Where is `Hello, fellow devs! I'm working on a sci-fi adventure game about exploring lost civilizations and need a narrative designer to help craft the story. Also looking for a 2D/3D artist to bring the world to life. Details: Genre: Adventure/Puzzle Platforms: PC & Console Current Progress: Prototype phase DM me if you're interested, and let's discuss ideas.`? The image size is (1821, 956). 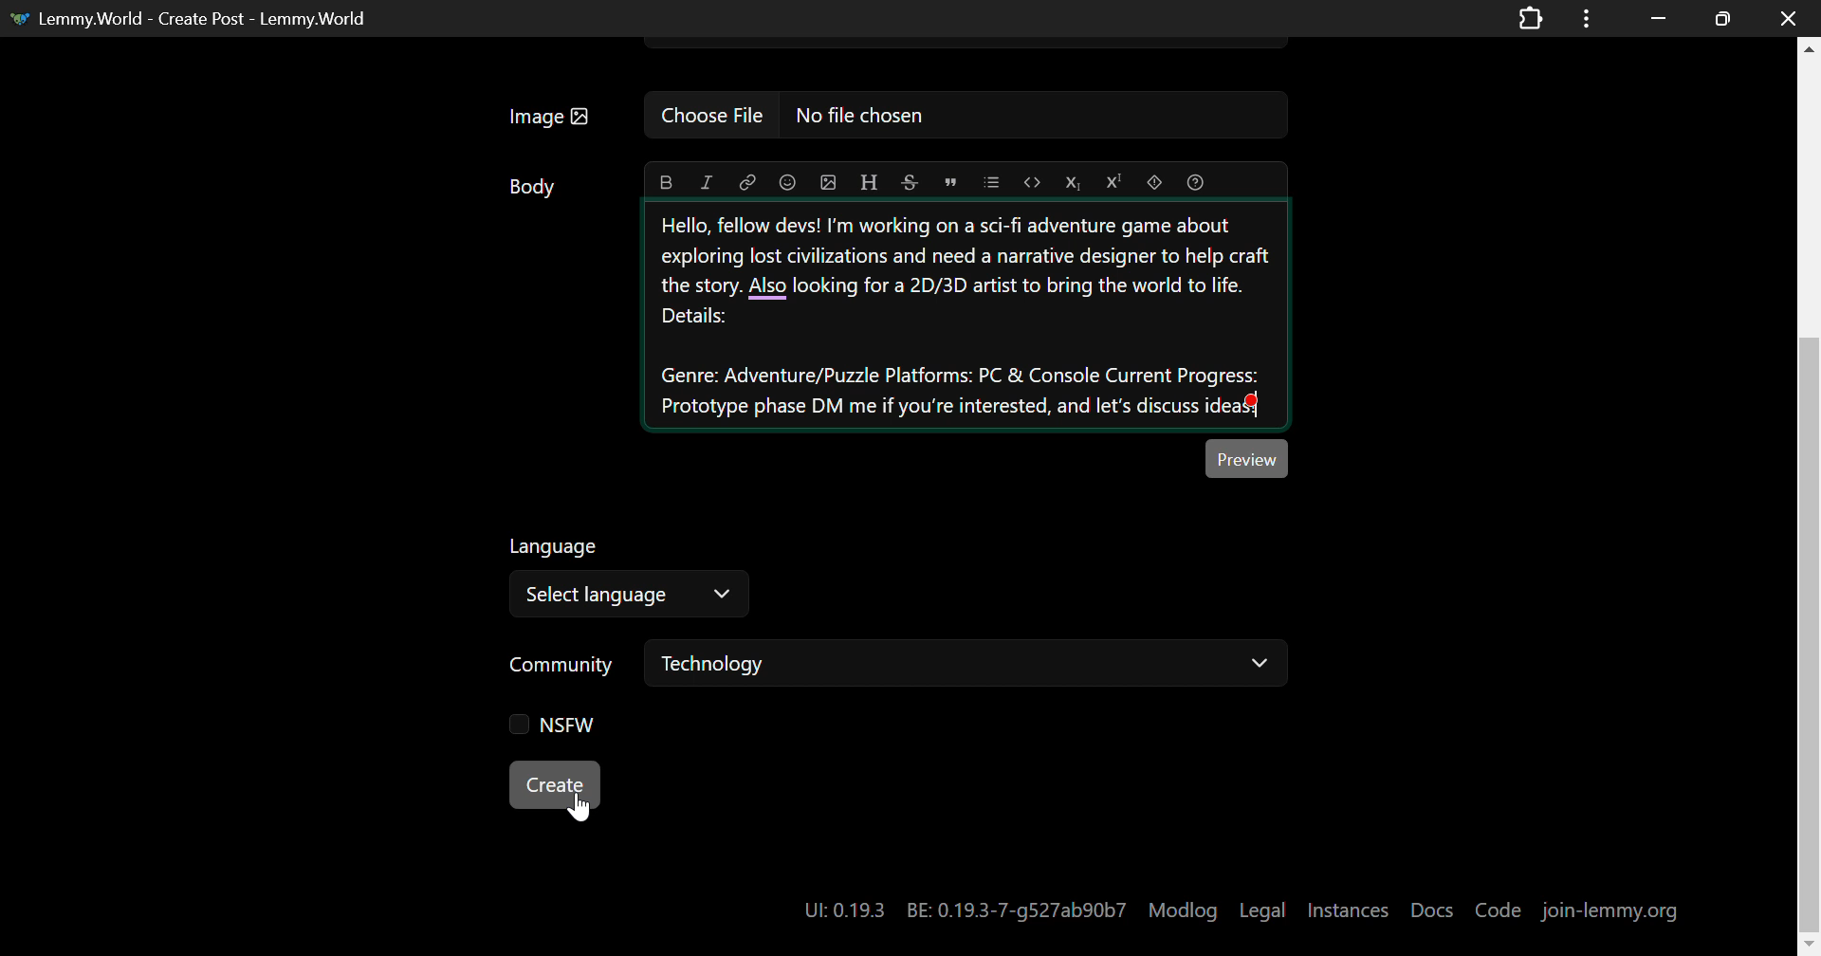
Hello, fellow devs! I'm working on a sci-fi adventure game about exploring lost civilizations and need a narrative designer to help craft the story. Also looking for a 2D/3D artist to bring the world to life. Details: Genre: Adventure/Puzzle Platforms: PC & Console Current Progress: Prototype phase DM me if you're interested, and let's discuss ideas. is located at coordinates (967, 315).